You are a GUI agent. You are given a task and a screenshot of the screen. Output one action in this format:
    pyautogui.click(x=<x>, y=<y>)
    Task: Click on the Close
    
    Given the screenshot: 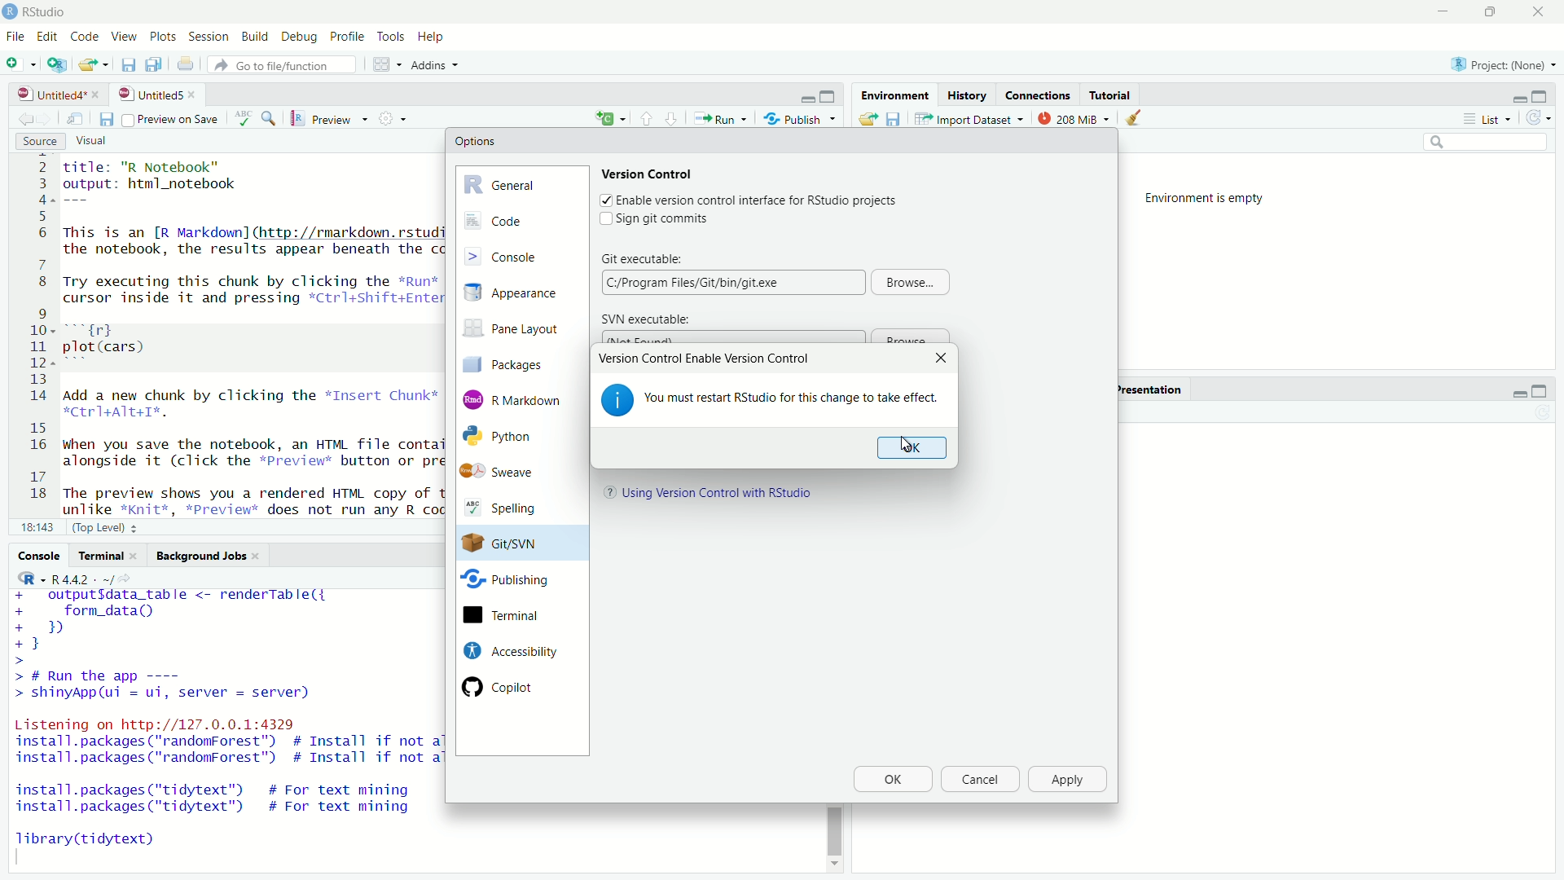 What is the action you would take?
    pyautogui.click(x=938, y=359)
    